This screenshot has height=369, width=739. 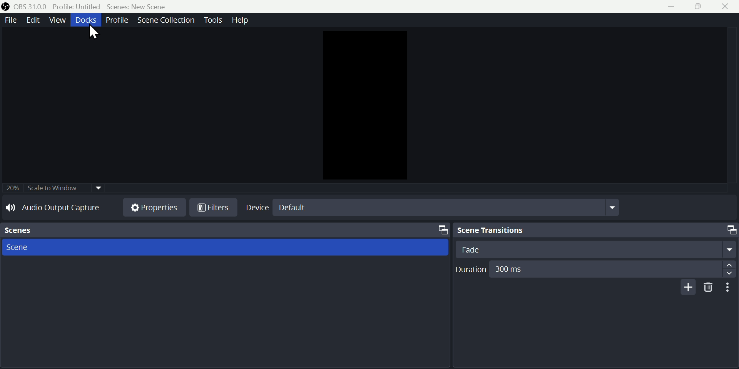 I want to click on minimize, so click(x=671, y=8).